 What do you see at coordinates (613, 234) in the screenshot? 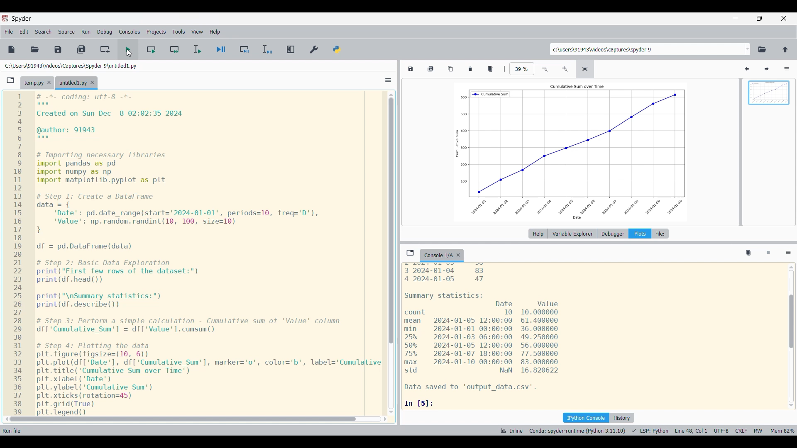
I see `Debugger` at bounding box center [613, 234].